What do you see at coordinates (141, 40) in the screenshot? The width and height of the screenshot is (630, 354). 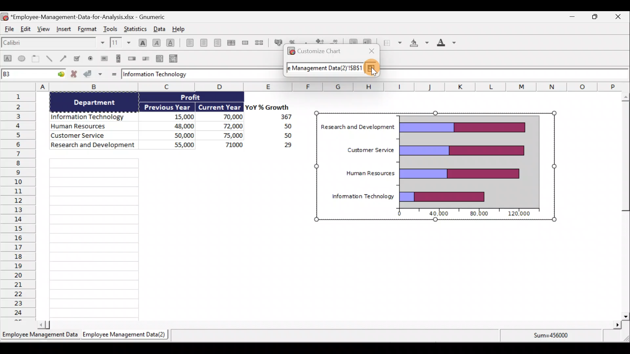 I see `Bold` at bounding box center [141, 40].